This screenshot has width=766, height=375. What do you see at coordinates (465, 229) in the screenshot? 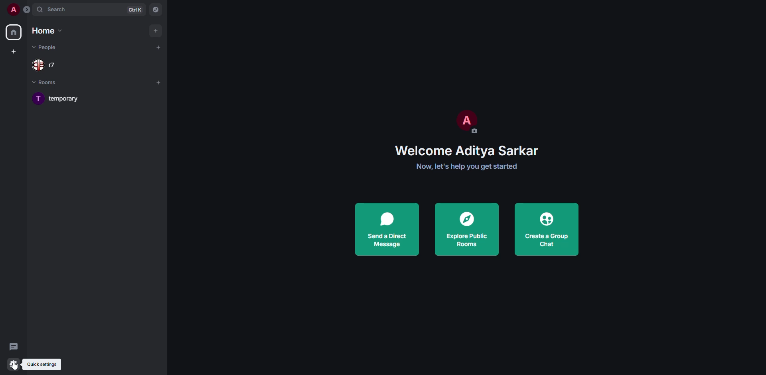
I see `explore public rooms` at bounding box center [465, 229].